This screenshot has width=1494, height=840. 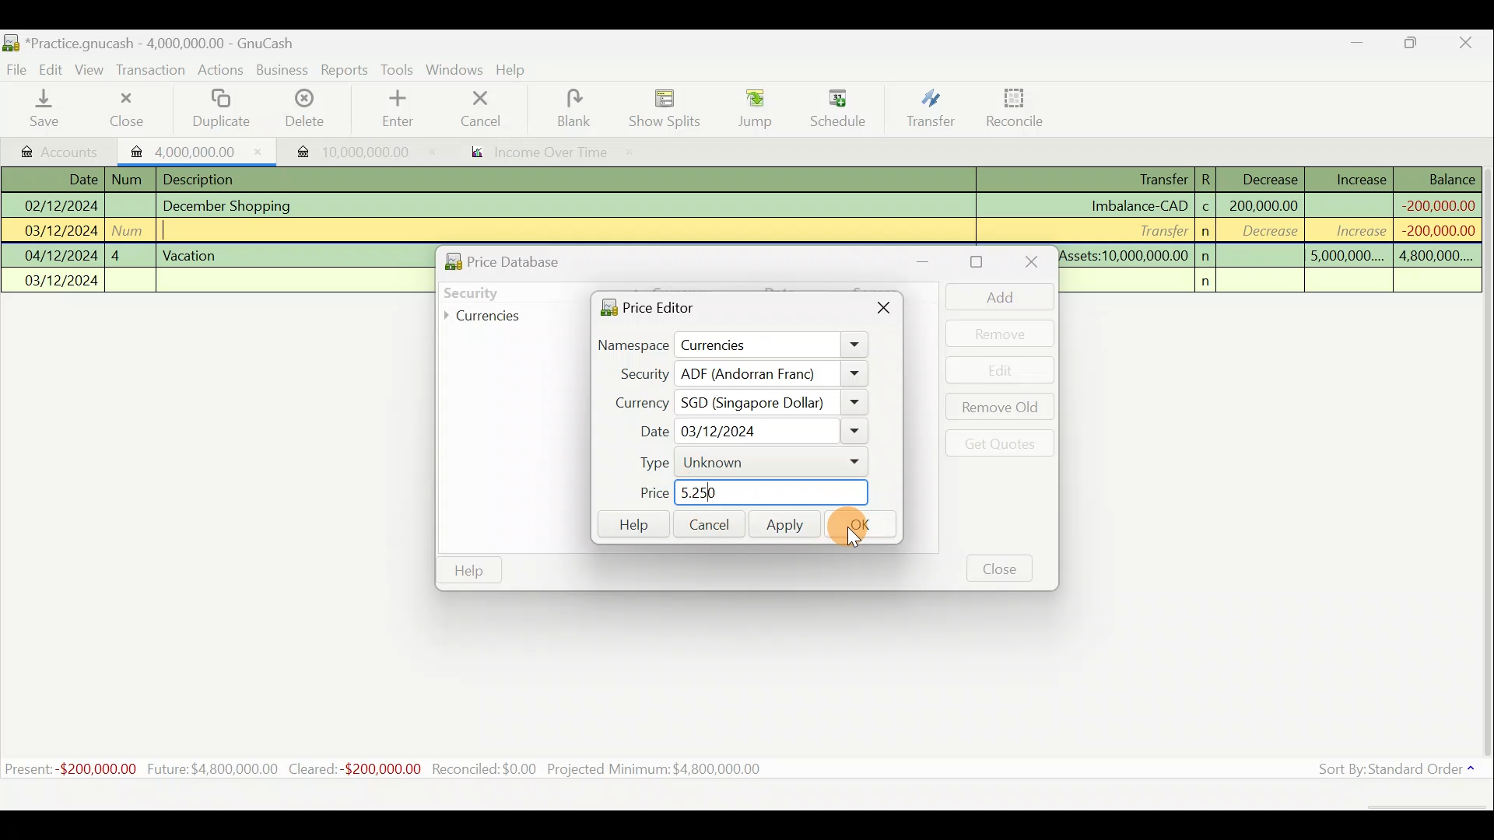 What do you see at coordinates (992, 296) in the screenshot?
I see `Add` at bounding box center [992, 296].